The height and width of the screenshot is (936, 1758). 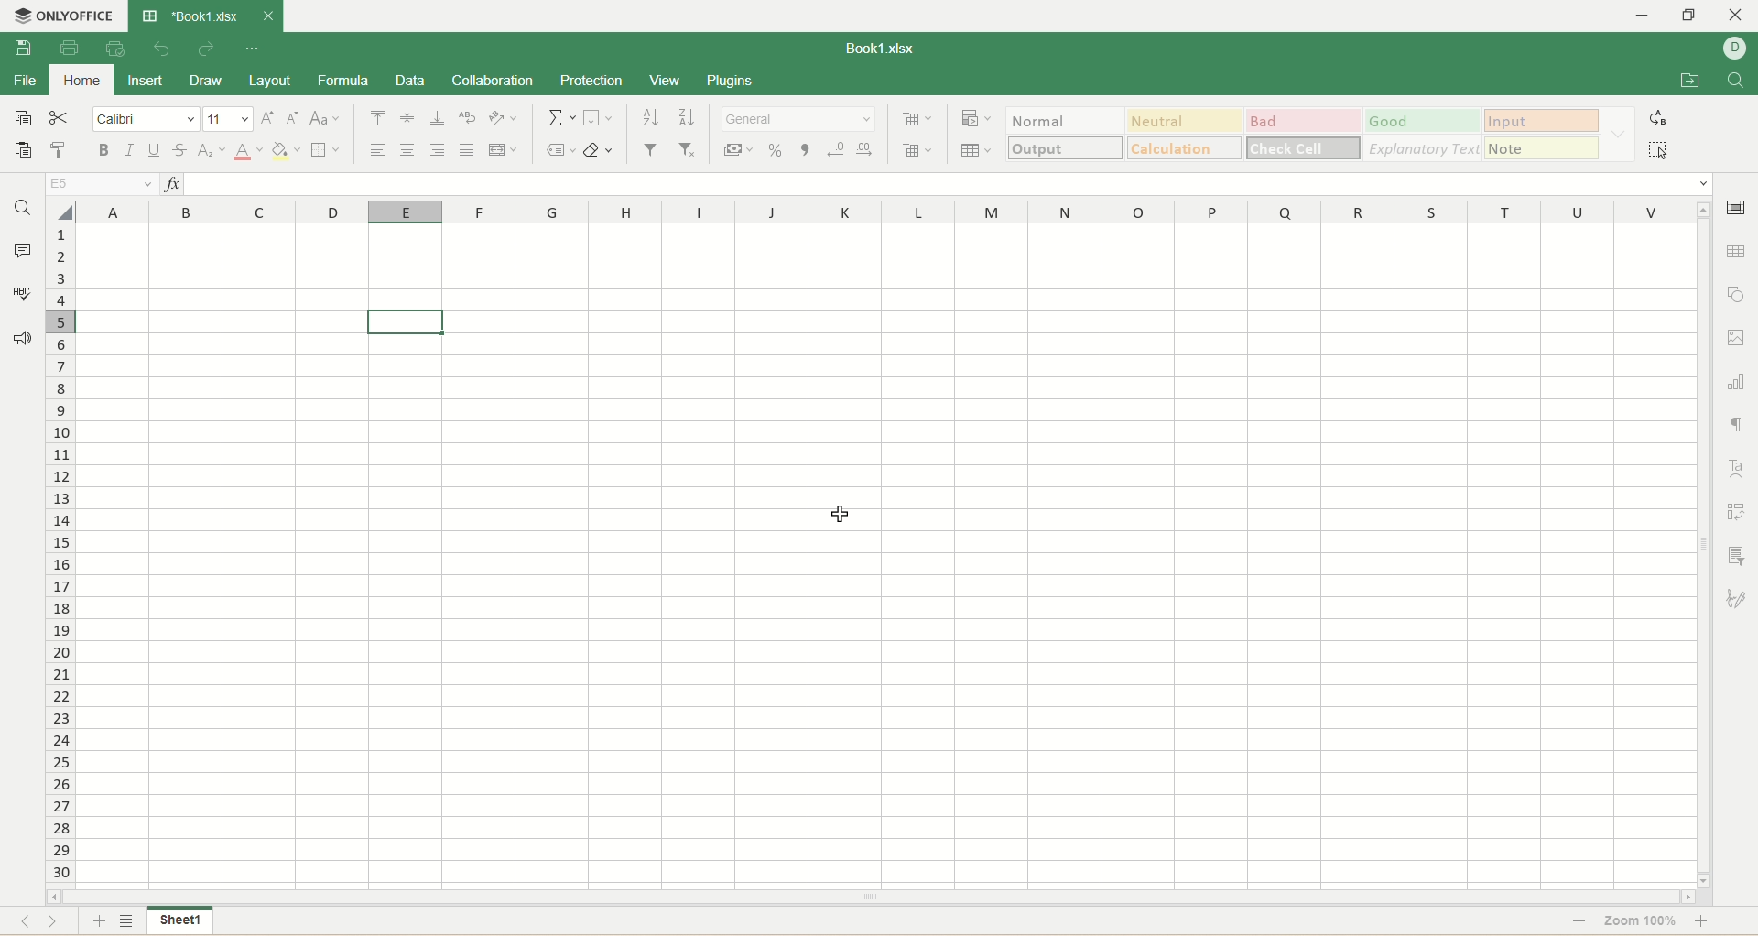 I want to click on font size, so click(x=229, y=119).